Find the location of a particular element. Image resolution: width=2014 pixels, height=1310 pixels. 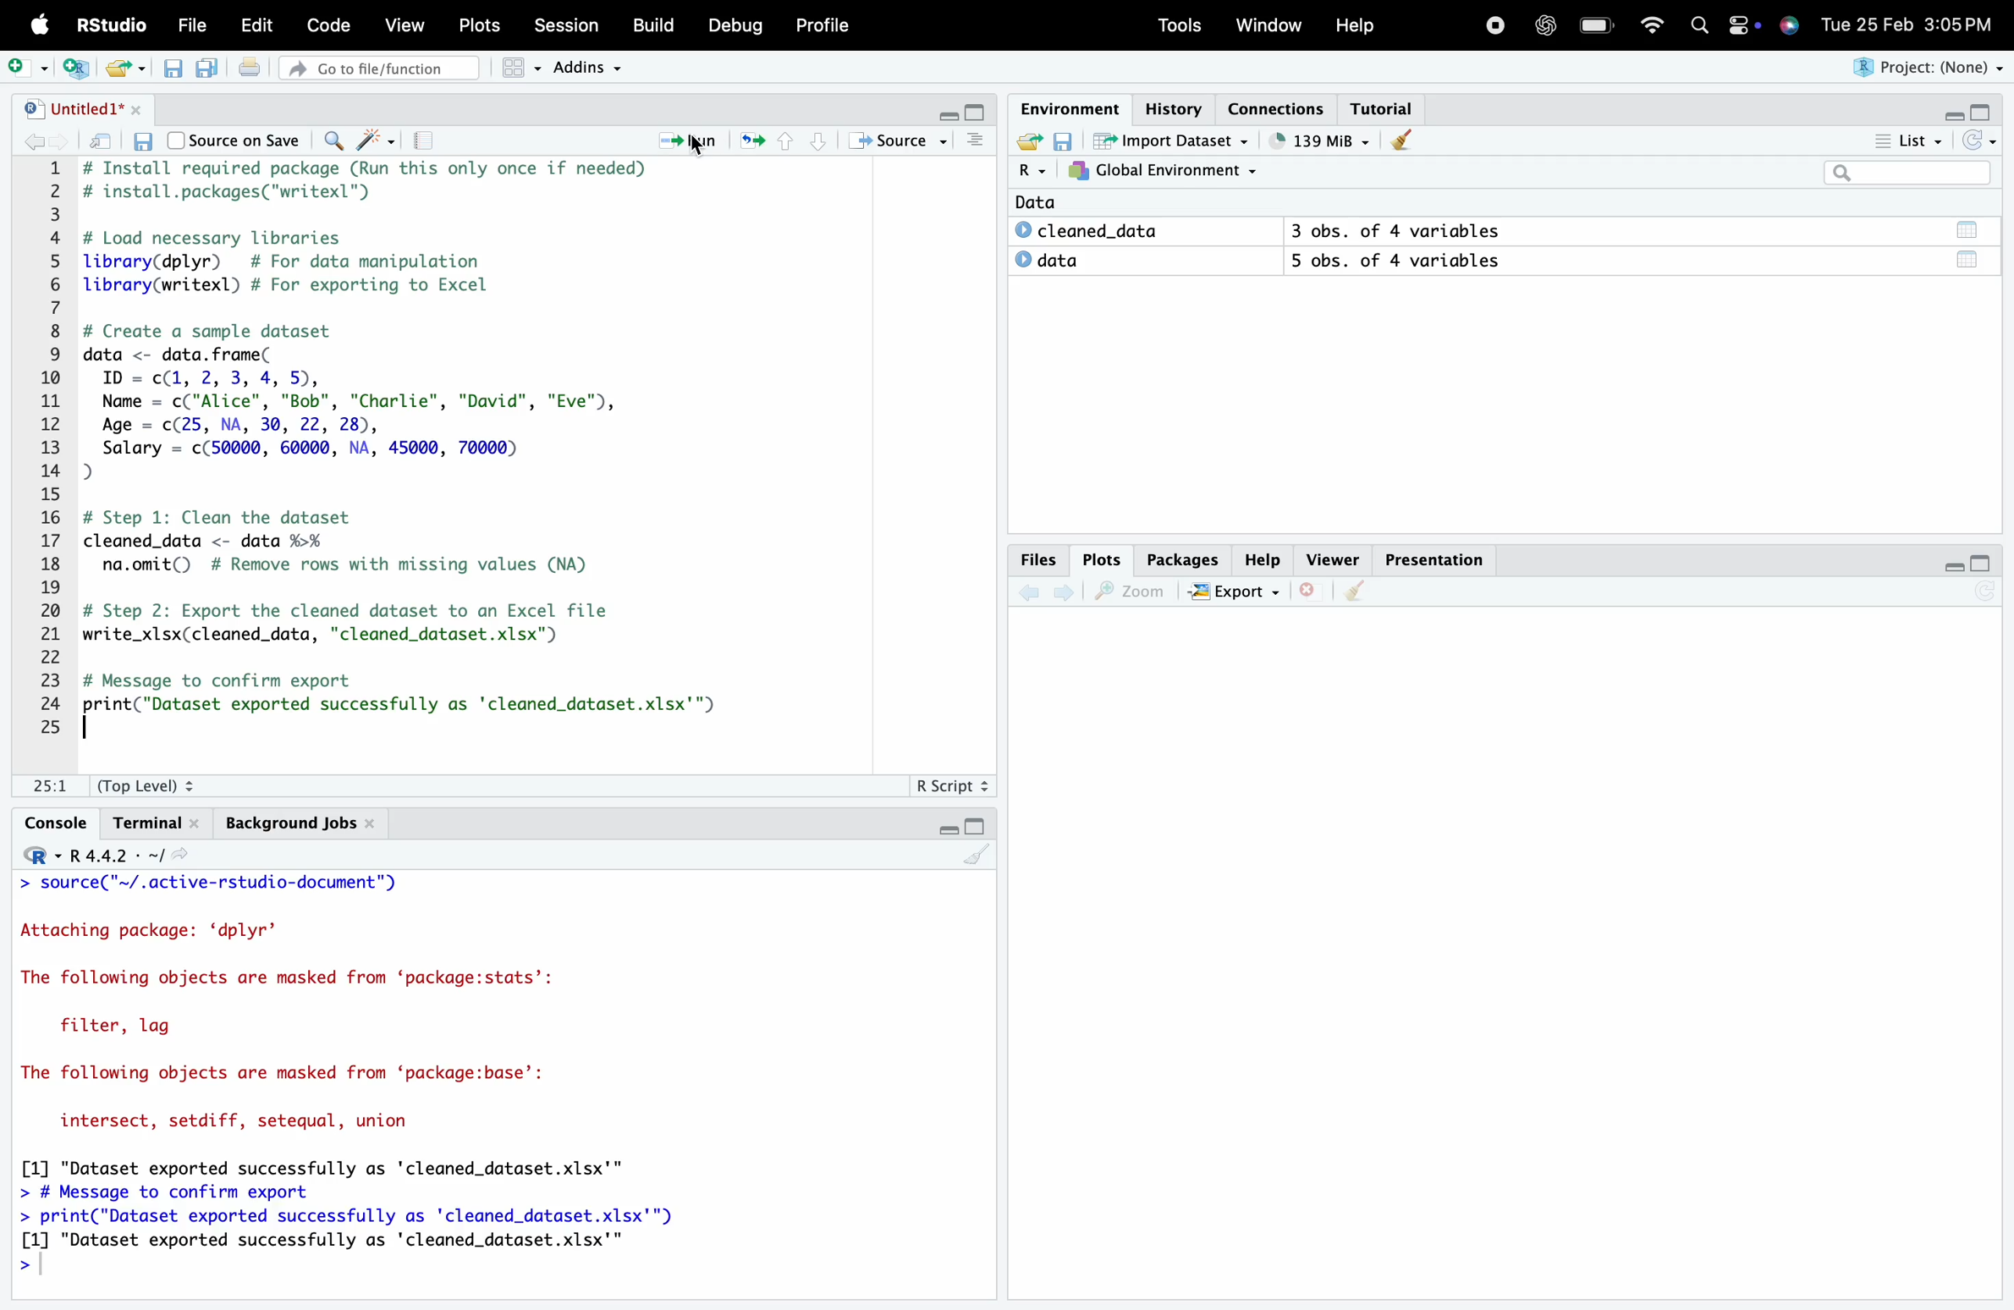

Workspace panes is located at coordinates (516, 69).